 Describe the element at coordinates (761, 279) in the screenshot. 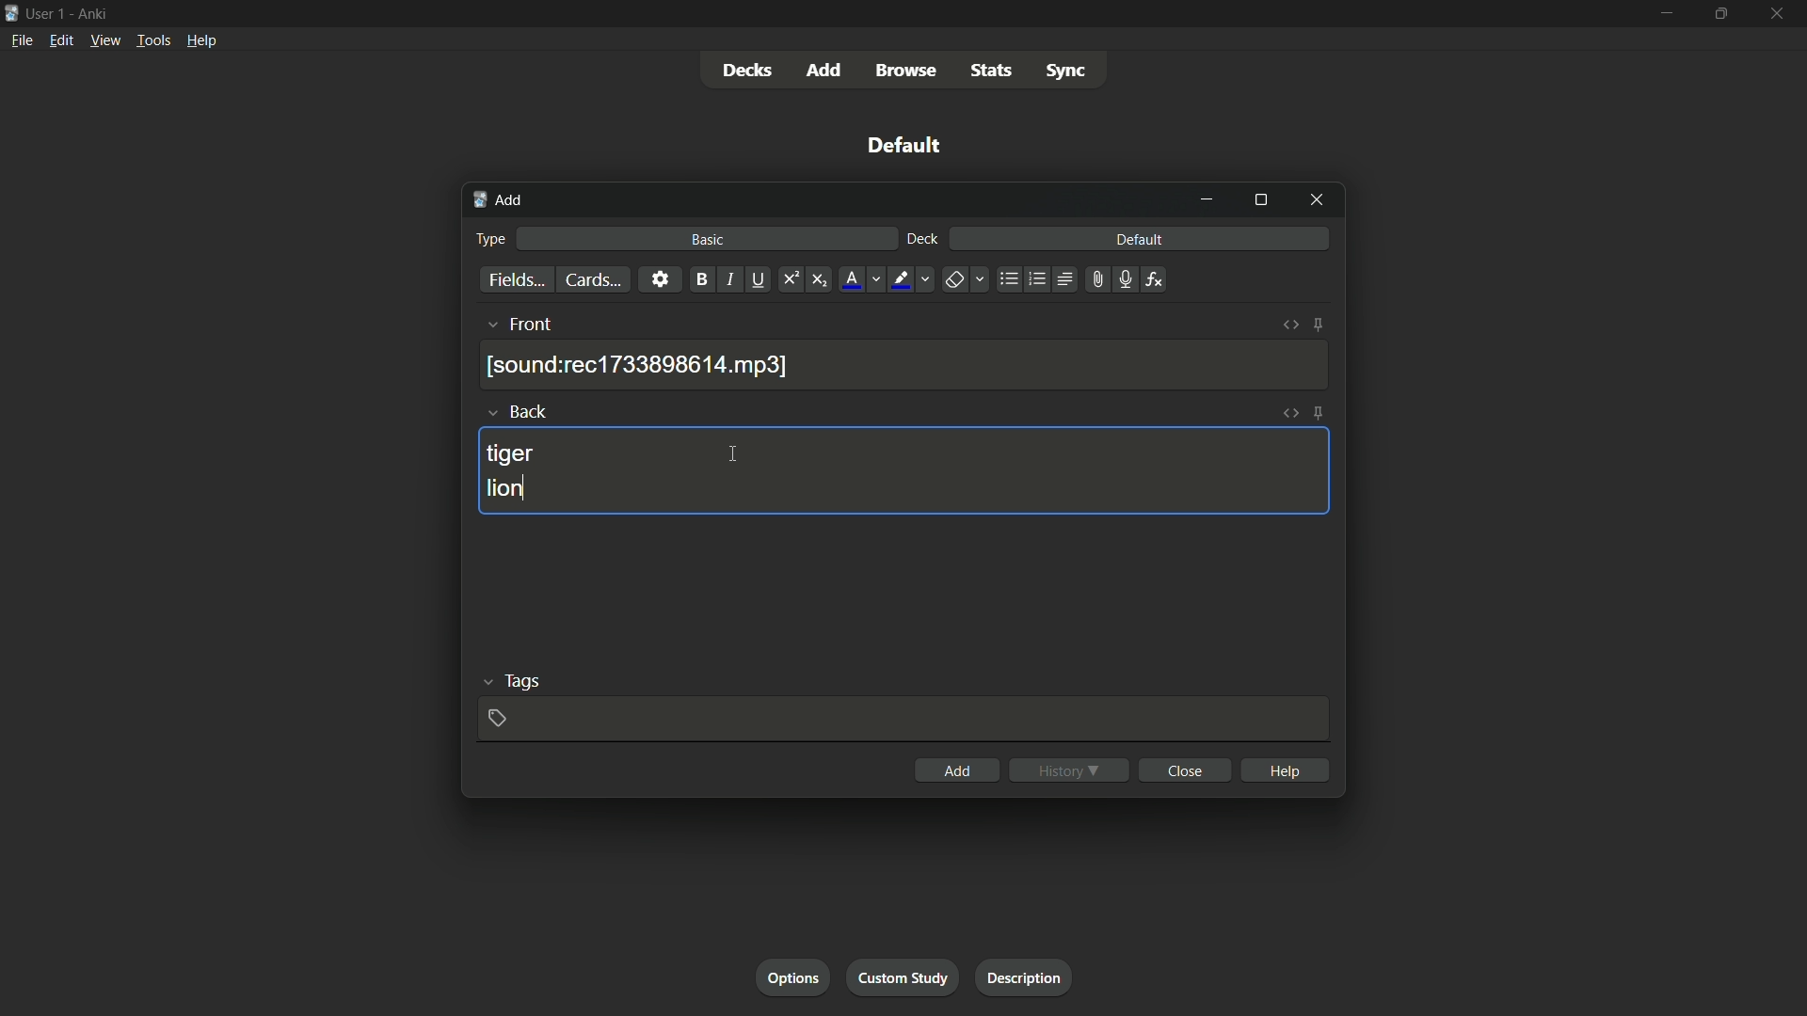

I see `underline` at that location.